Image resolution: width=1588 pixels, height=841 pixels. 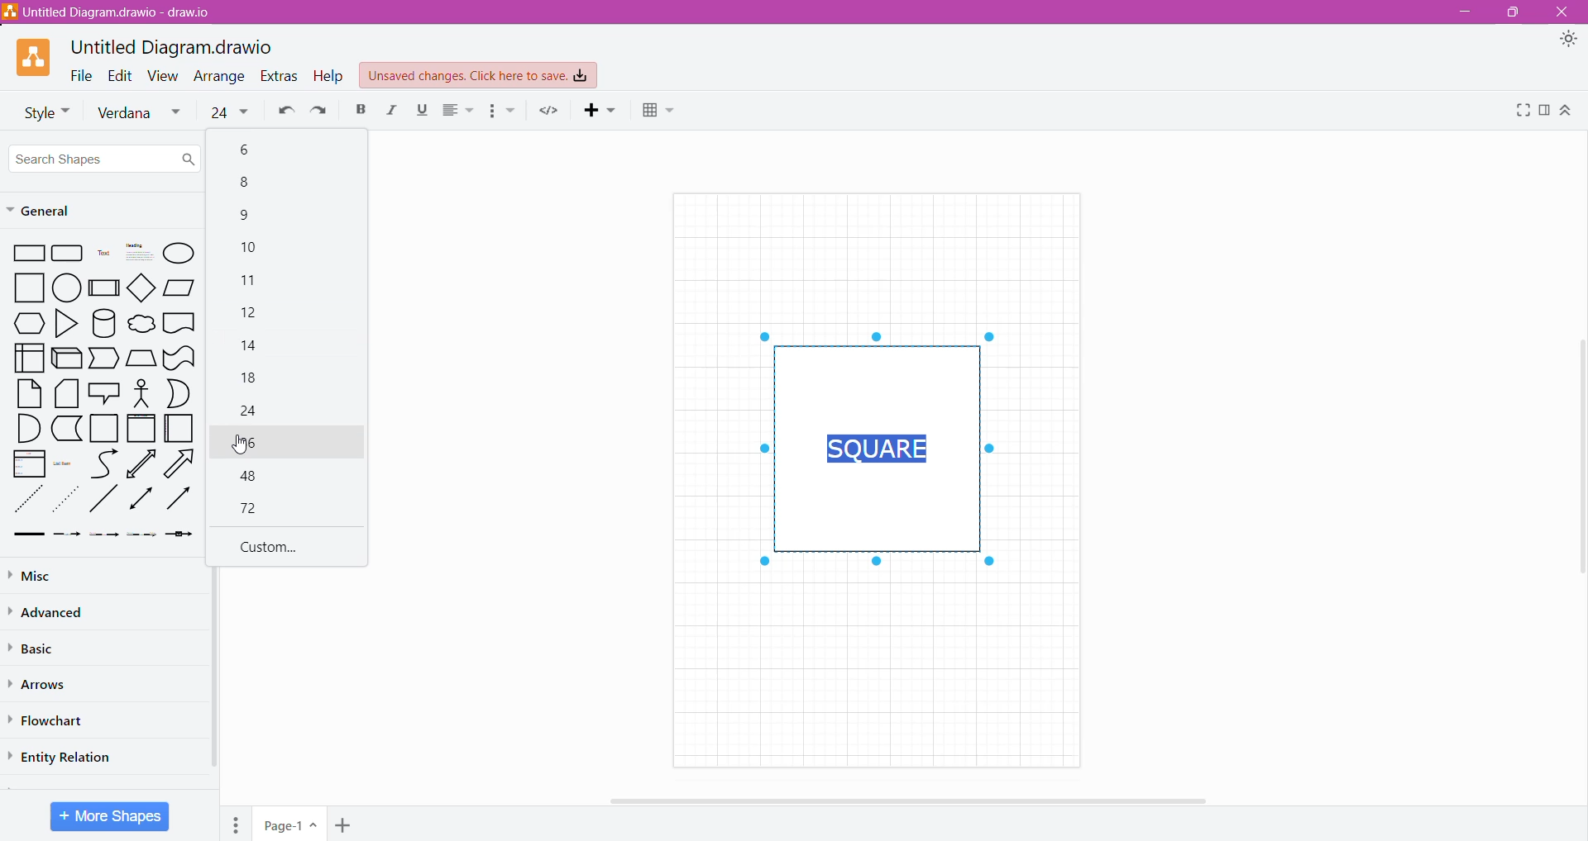 I want to click on Add Page, so click(x=346, y=824).